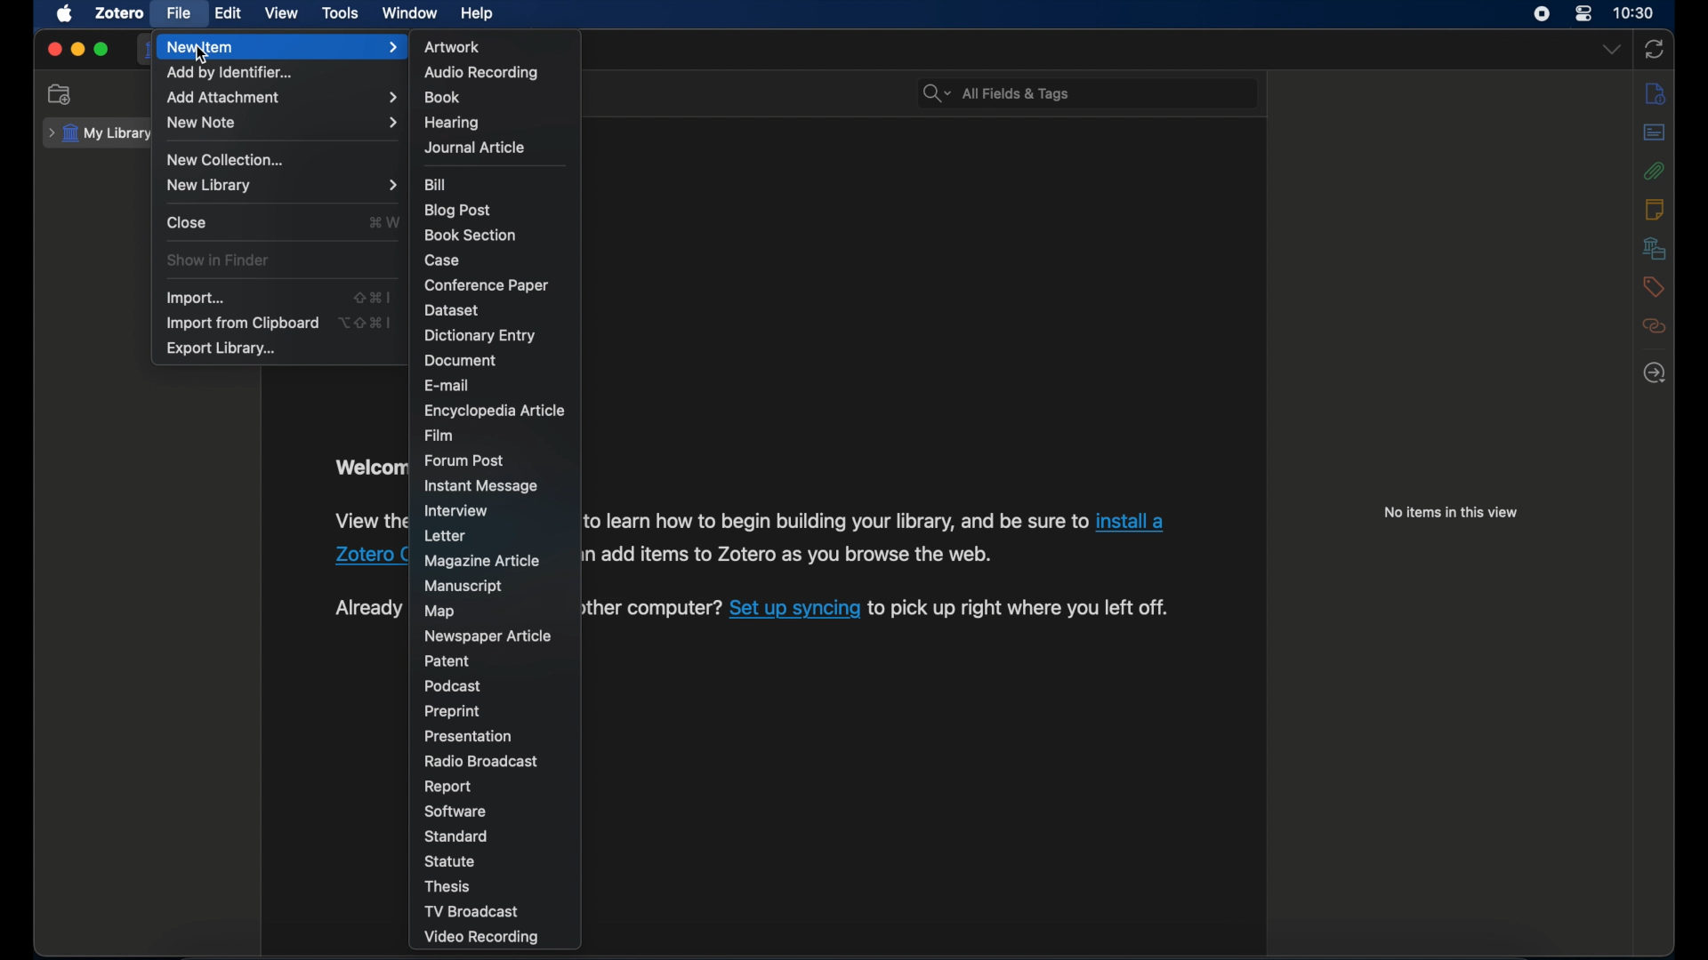  I want to click on presentation, so click(468, 736).